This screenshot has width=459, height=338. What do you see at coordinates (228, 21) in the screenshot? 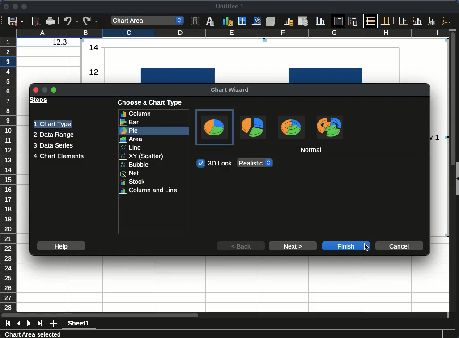
I see `Chart type` at bounding box center [228, 21].